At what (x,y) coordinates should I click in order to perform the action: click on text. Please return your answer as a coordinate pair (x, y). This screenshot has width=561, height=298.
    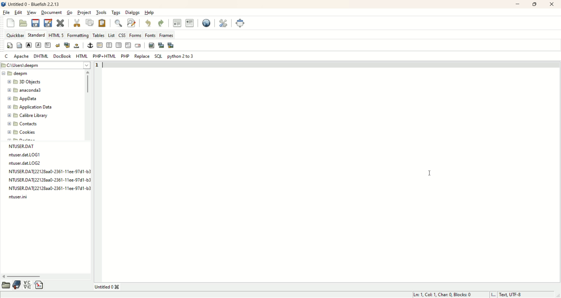
    Looking at the image, I should click on (46, 174).